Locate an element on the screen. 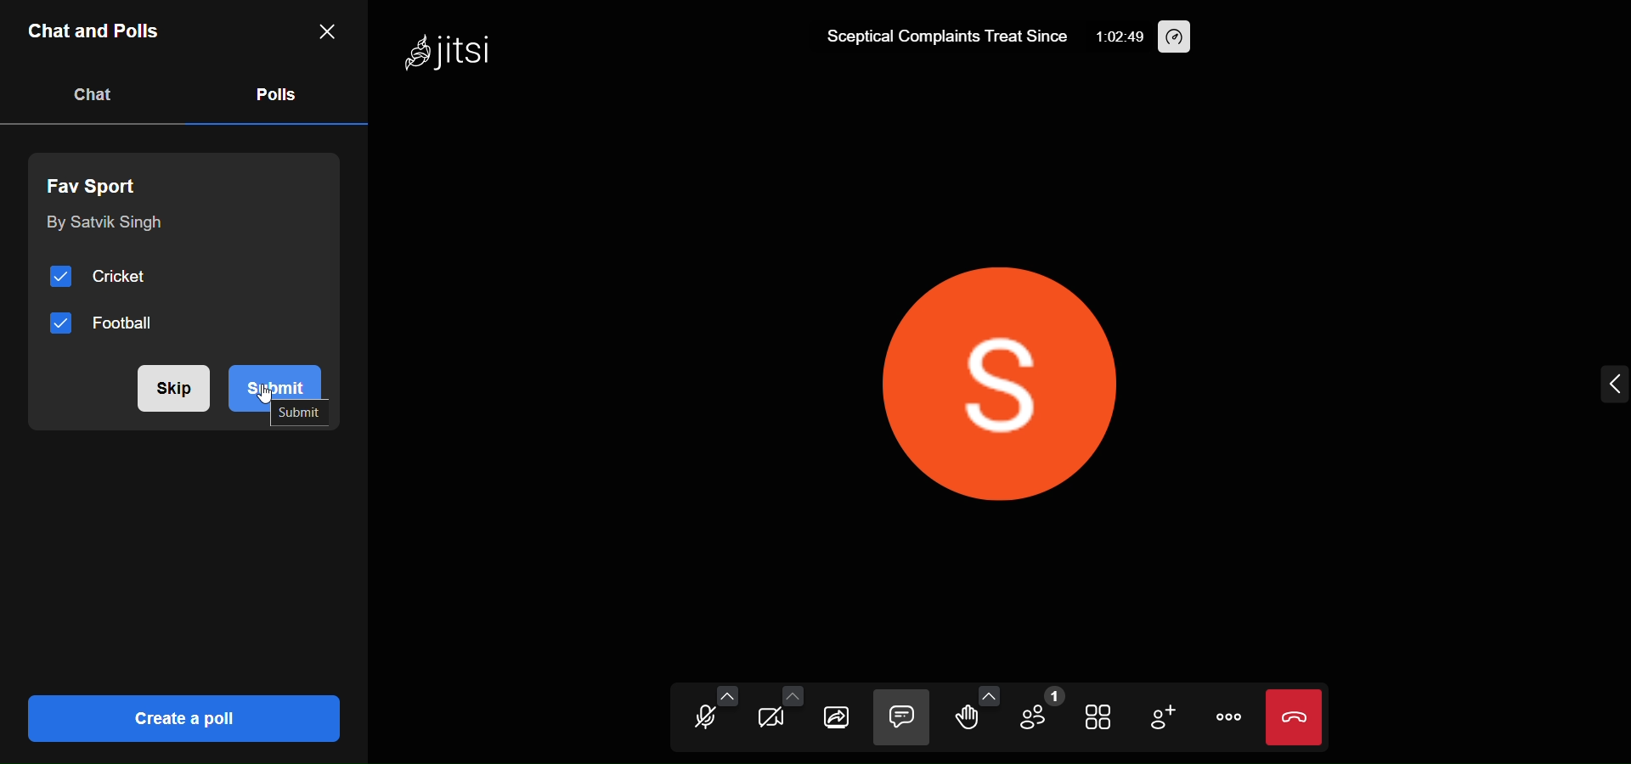  Cricket is located at coordinates (106, 278).